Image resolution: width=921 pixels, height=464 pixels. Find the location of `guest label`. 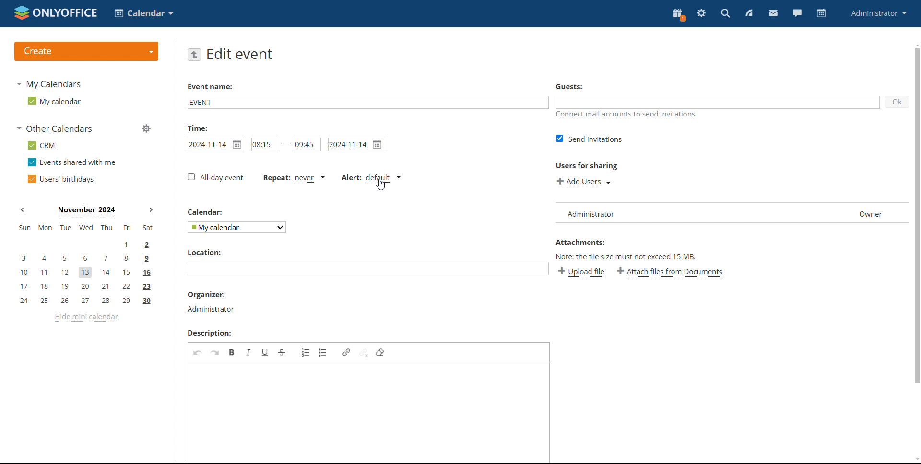

guest label is located at coordinates (575, 88).